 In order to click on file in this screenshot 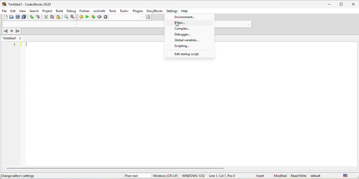, I will do `click(4, 11)`.